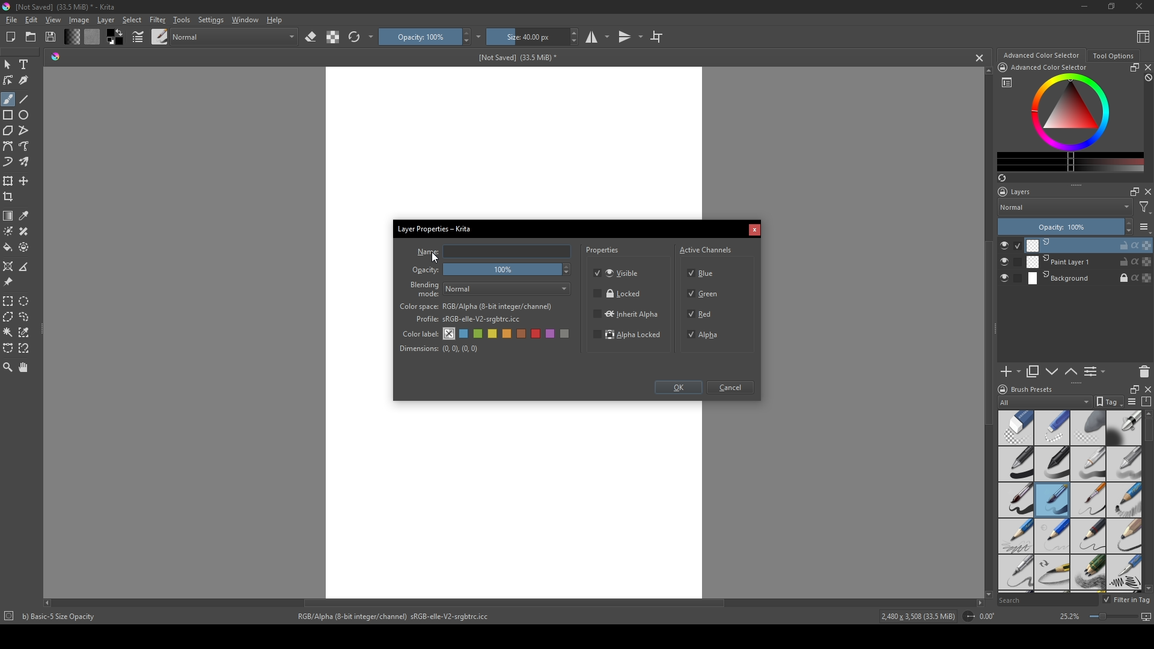  I want to click on transform, so click(8, 180).